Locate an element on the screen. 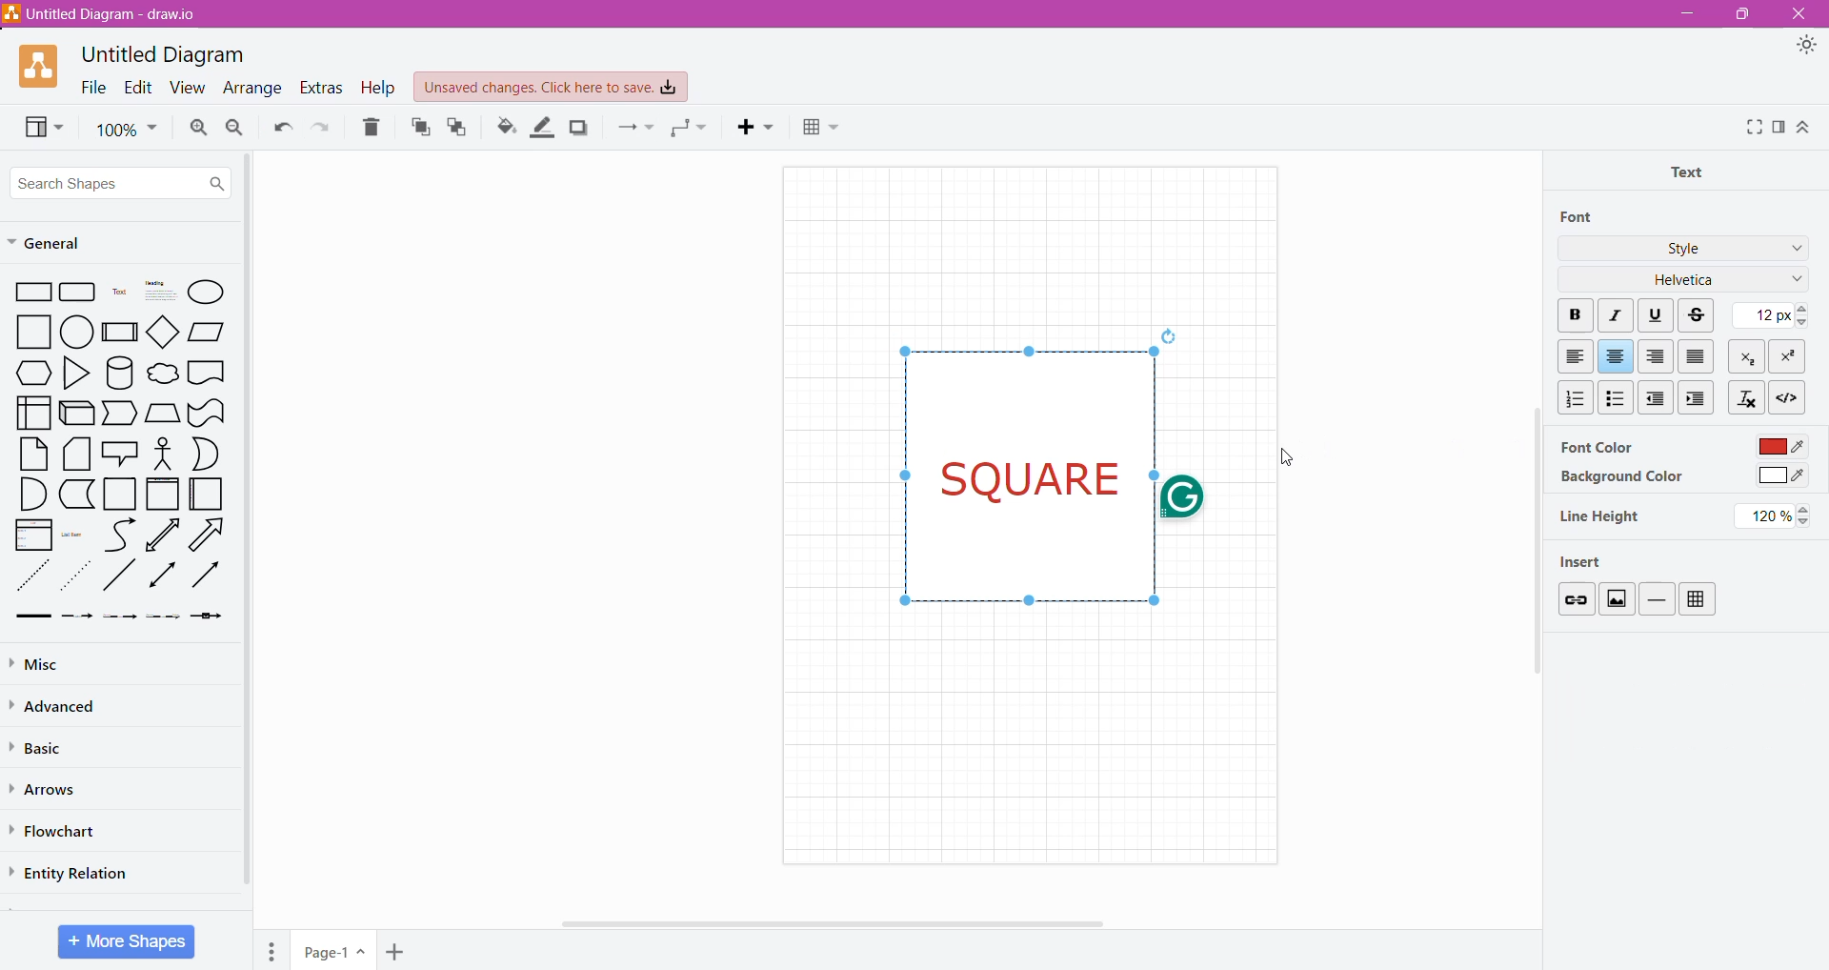 The height and width of the screenshot is (970, 1829). Increase Indent is located at coordinates (1698, 397).